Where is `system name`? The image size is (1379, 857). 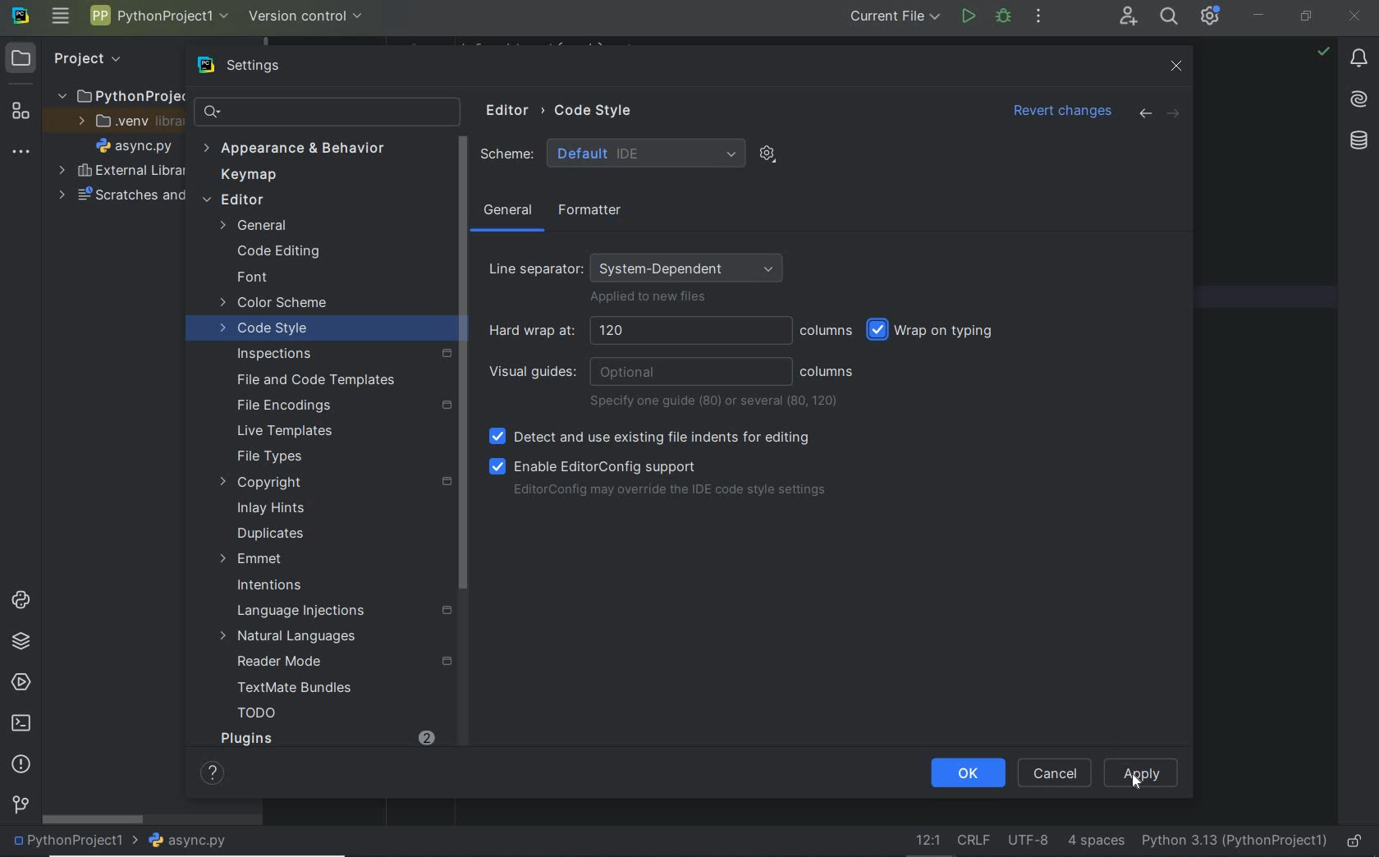 system name is located at coordinates (21, 19).